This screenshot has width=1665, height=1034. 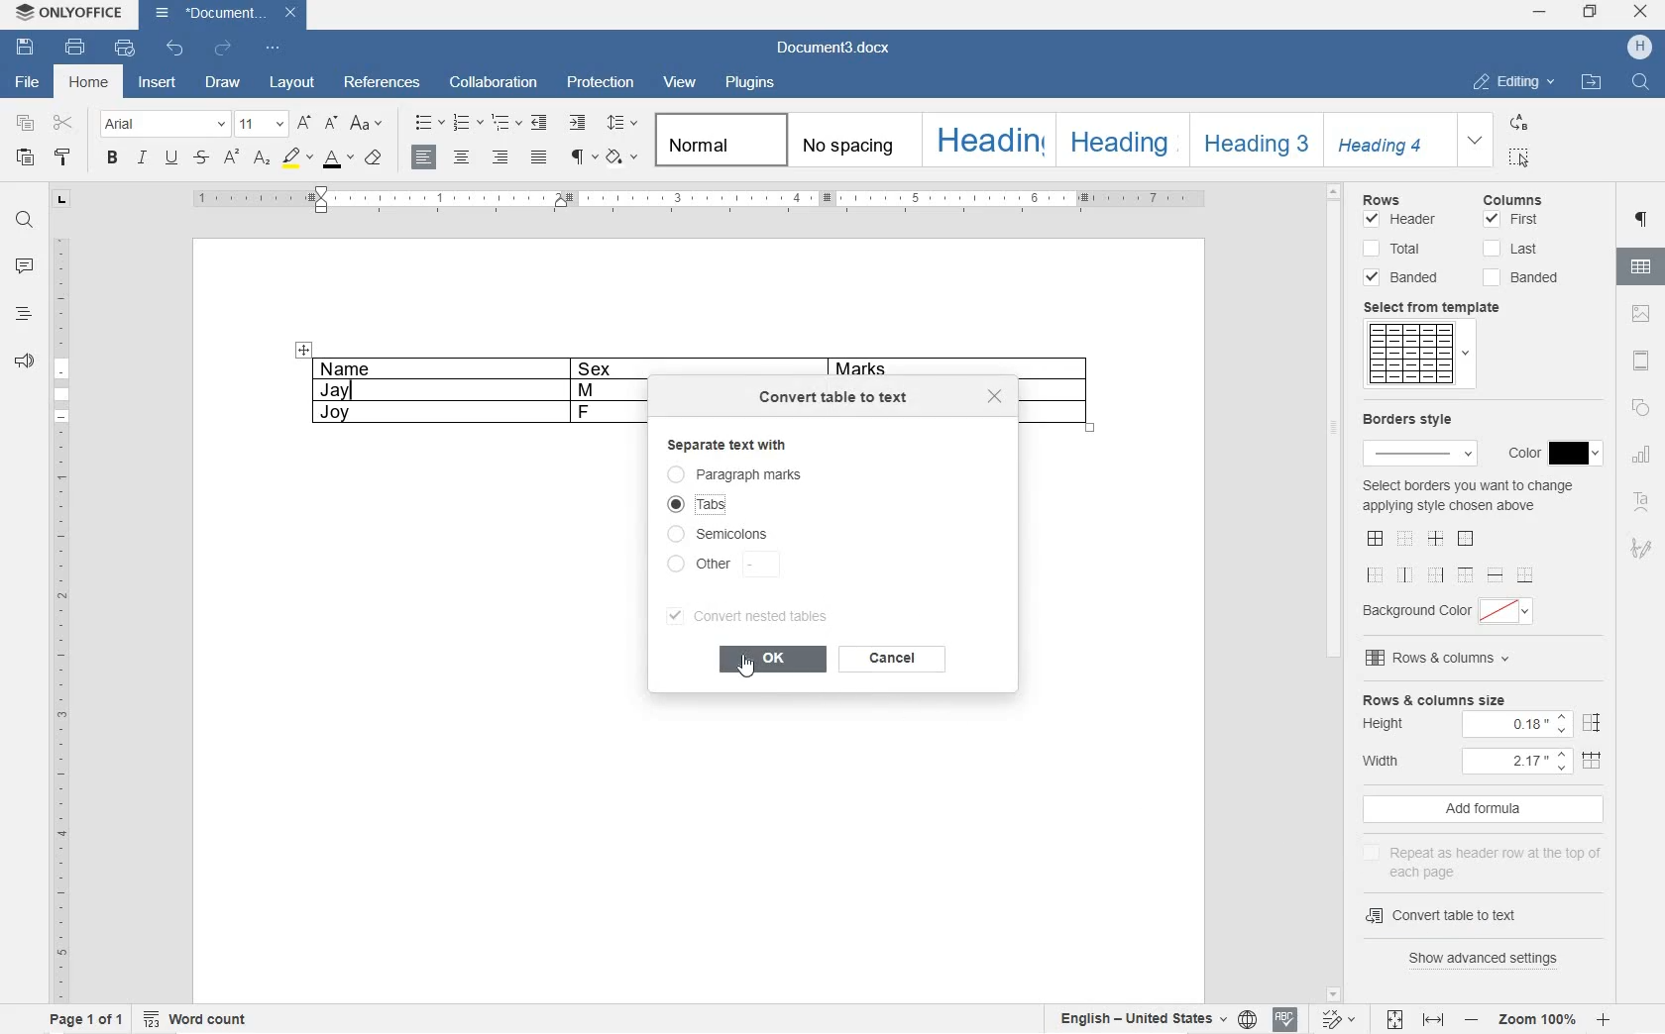 What do you see at coordinates (1284, 1019) in the screenshot?
I see `SPELL CHECKING` at bounding box center [1284, 1019].